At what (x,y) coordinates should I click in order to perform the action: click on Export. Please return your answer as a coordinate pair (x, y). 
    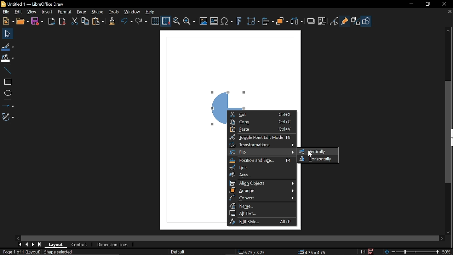
    Looking at the image, I should click on (52, 21).